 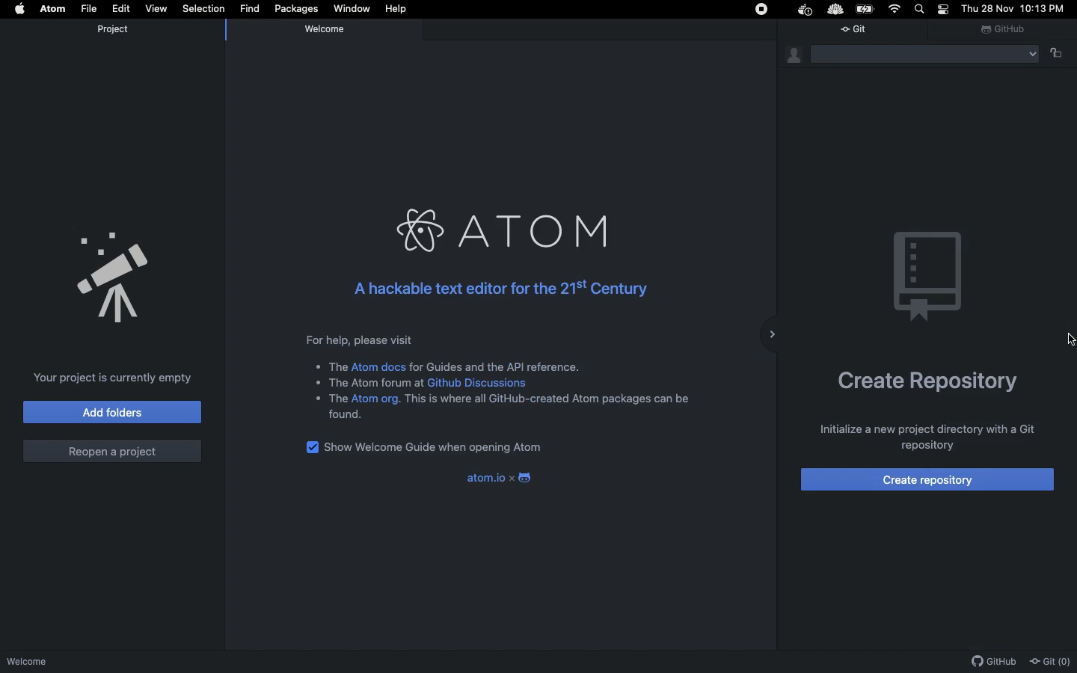 What do you see at coordinates (113, 378) in the screenshot?
I see `Your project is currently empty` at bounding box center [113, 378].